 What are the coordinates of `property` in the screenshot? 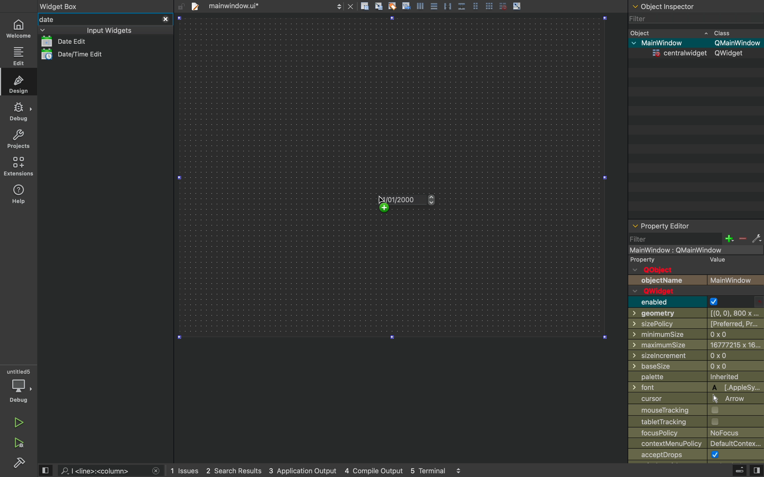 It's located at (682, 260).